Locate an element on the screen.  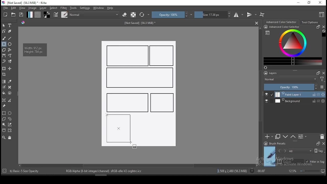
transform a layer or a selection is located at coordinates (4, 68).